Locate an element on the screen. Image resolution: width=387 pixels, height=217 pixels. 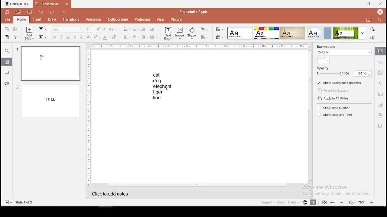
show slide number on/off is located at coordinates (339, 108).